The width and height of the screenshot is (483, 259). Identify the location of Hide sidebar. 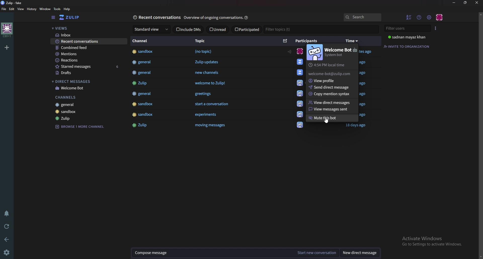
(53, 18).